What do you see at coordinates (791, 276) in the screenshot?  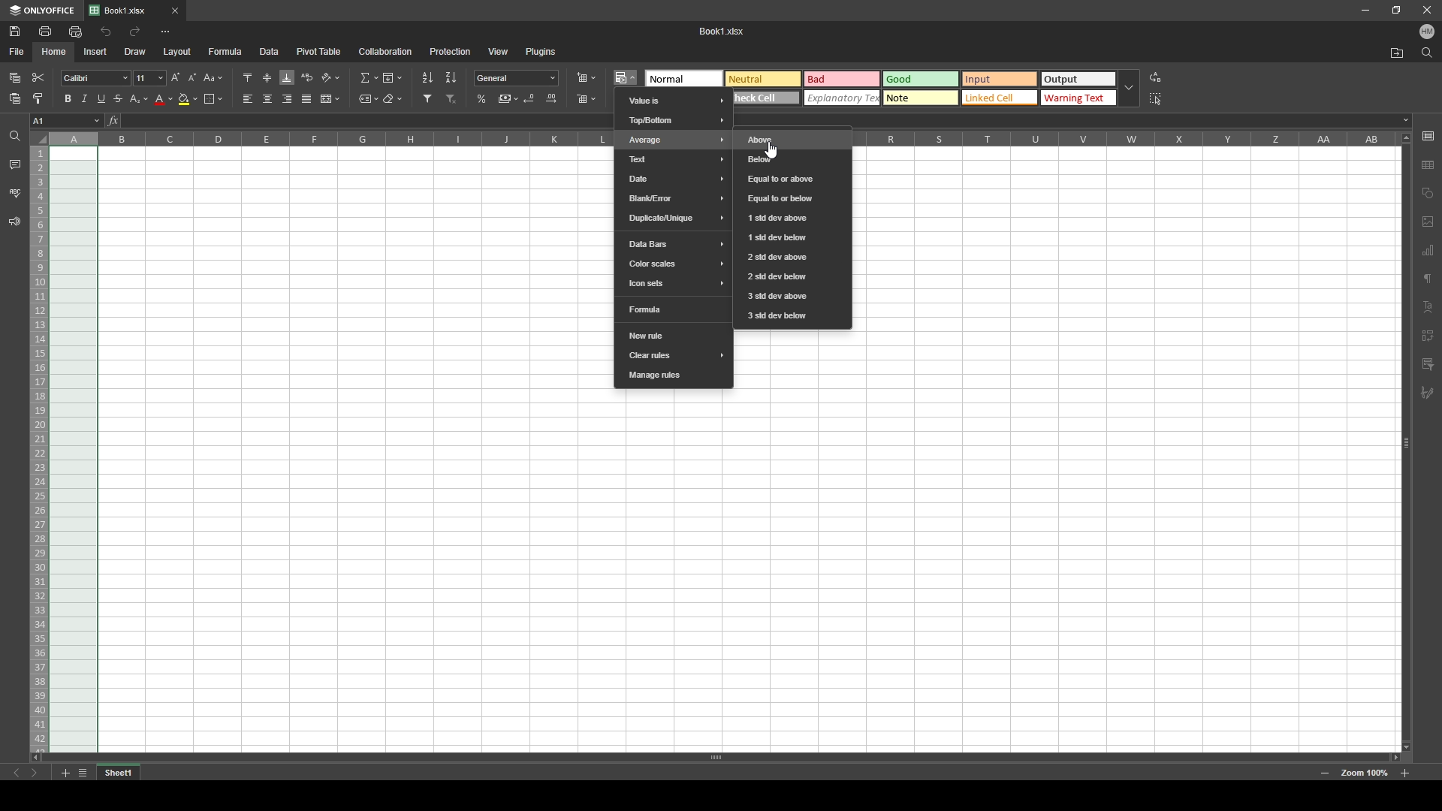 I see `2 std dev below` at bounding box center [791, 276].